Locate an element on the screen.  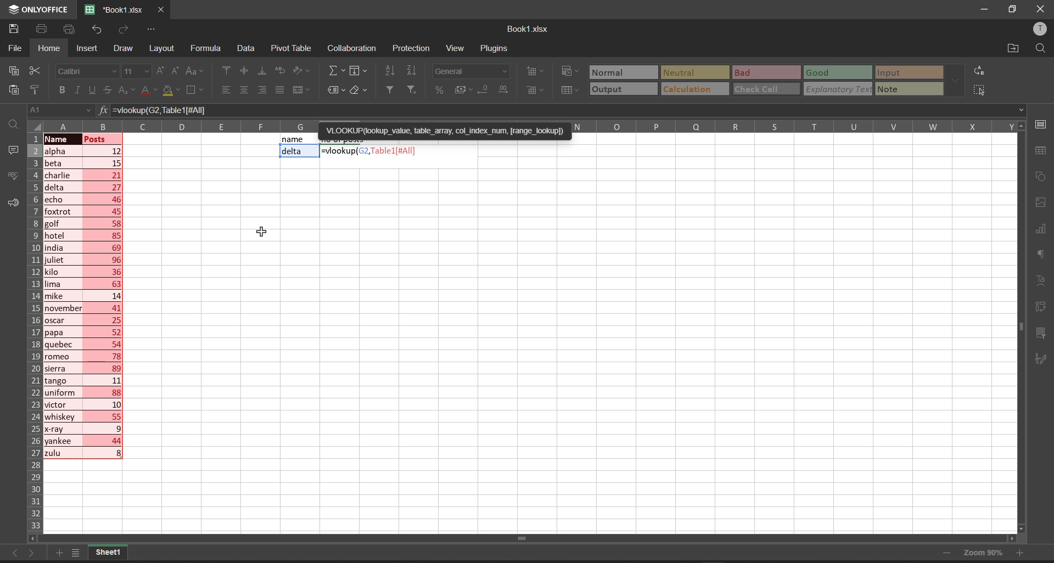
'Book1.xlsx is located at coordinates (111, 10).